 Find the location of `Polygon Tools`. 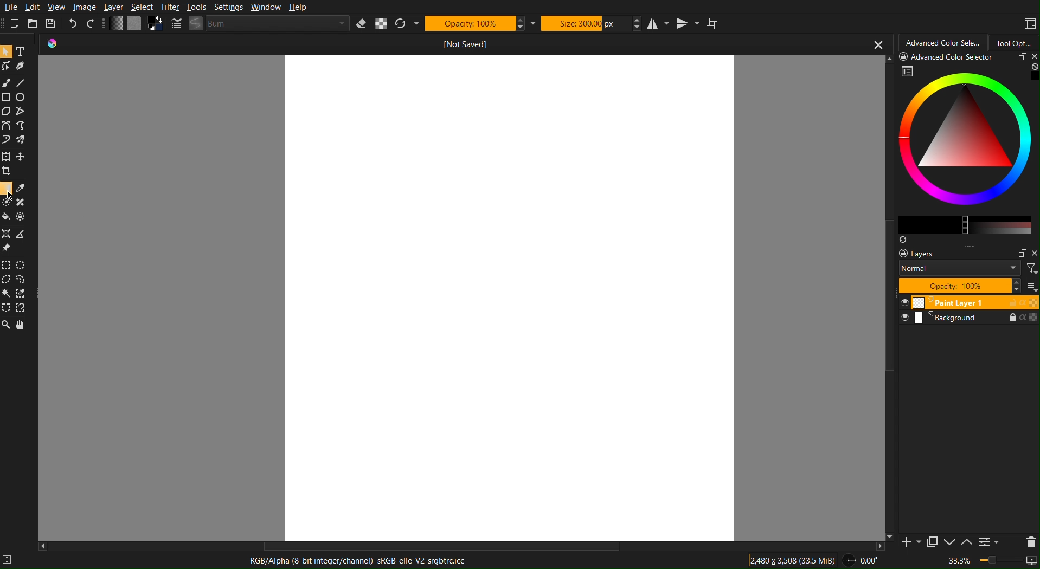

Polygon Tools is located at coordinates (15, 111).